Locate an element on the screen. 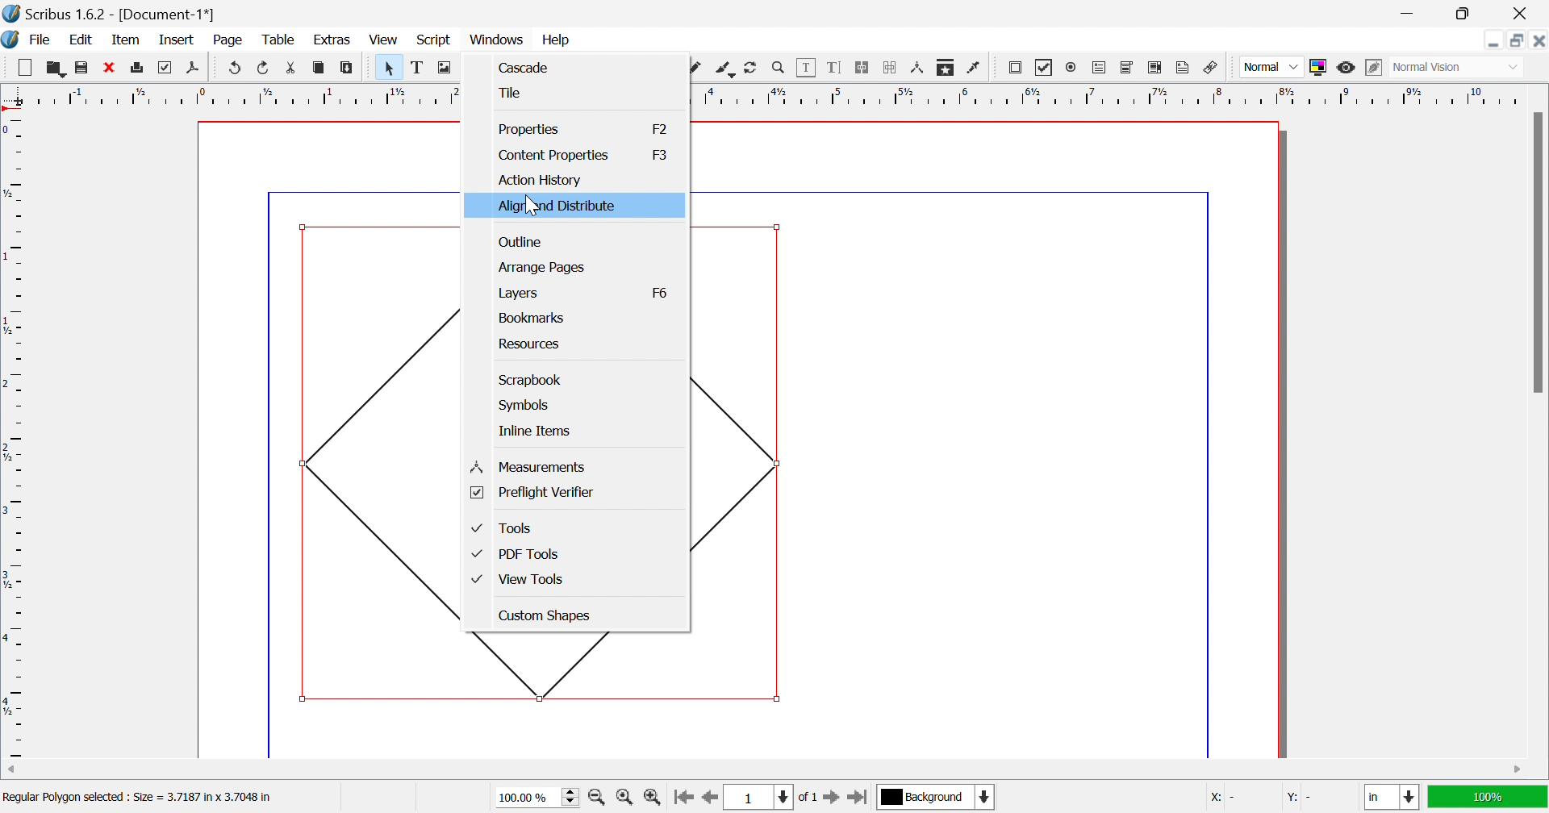 Image resolution: width=1549 pixels, height=813 pixels. Print is located at coordinates (139, 68).